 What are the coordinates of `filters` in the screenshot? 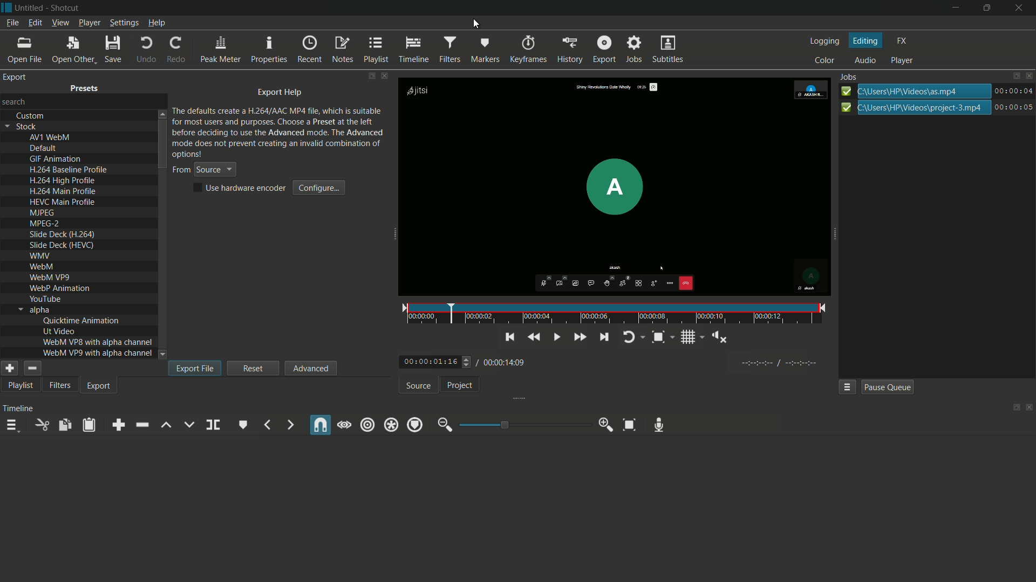 It's located at (448, 50).